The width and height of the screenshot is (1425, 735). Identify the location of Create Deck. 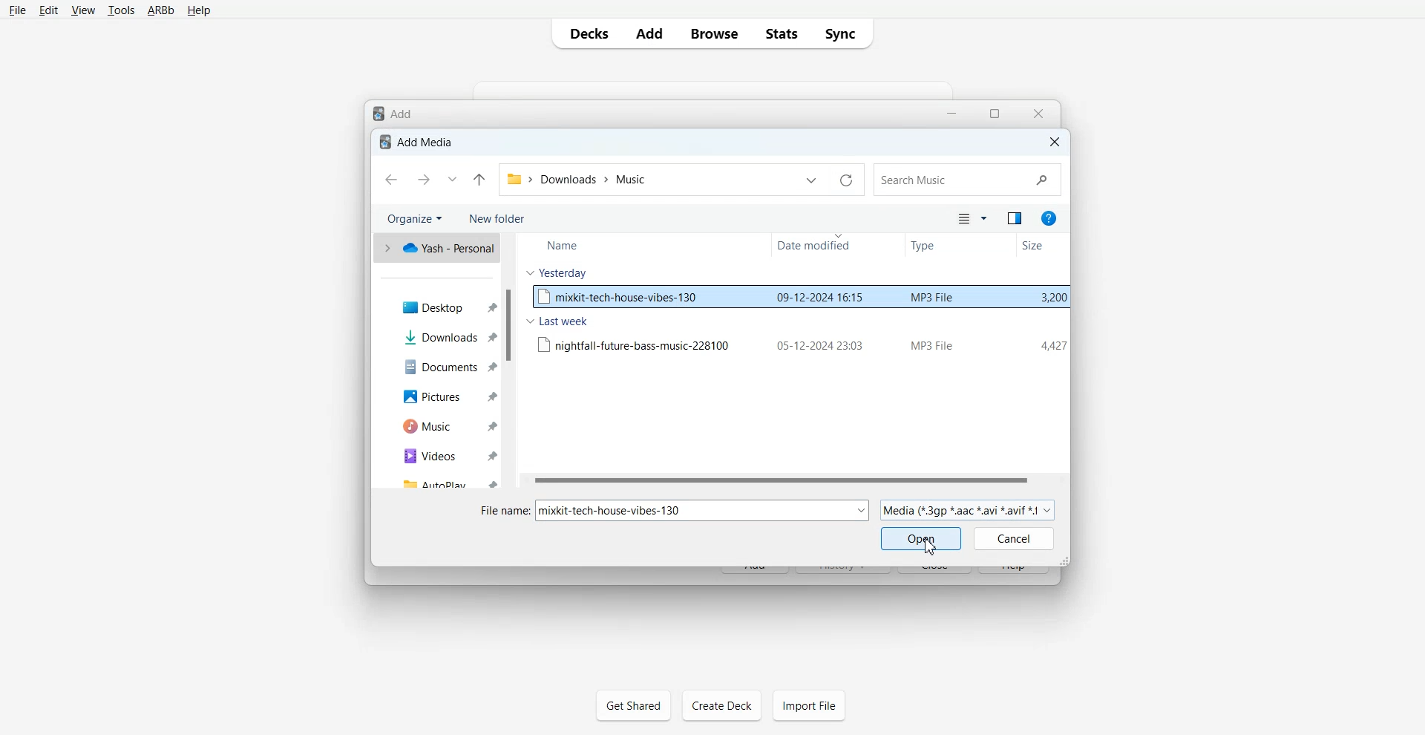
(721, 705).